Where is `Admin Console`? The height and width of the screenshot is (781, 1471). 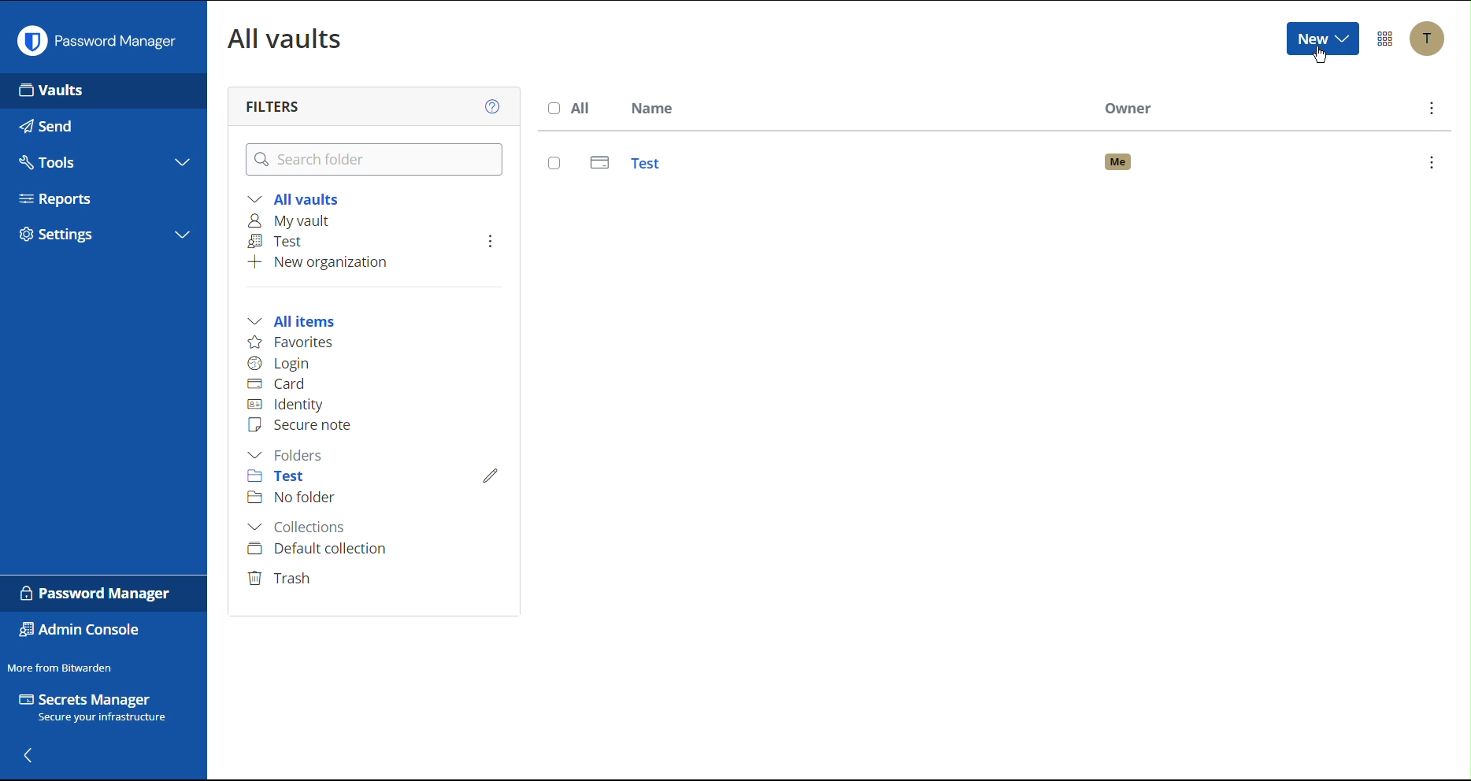 Admin Console is located at coordinates (83, 631).